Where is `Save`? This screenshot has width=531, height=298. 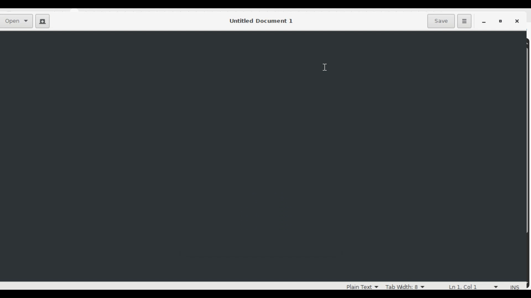
Save is located at coordinates (442, 21).